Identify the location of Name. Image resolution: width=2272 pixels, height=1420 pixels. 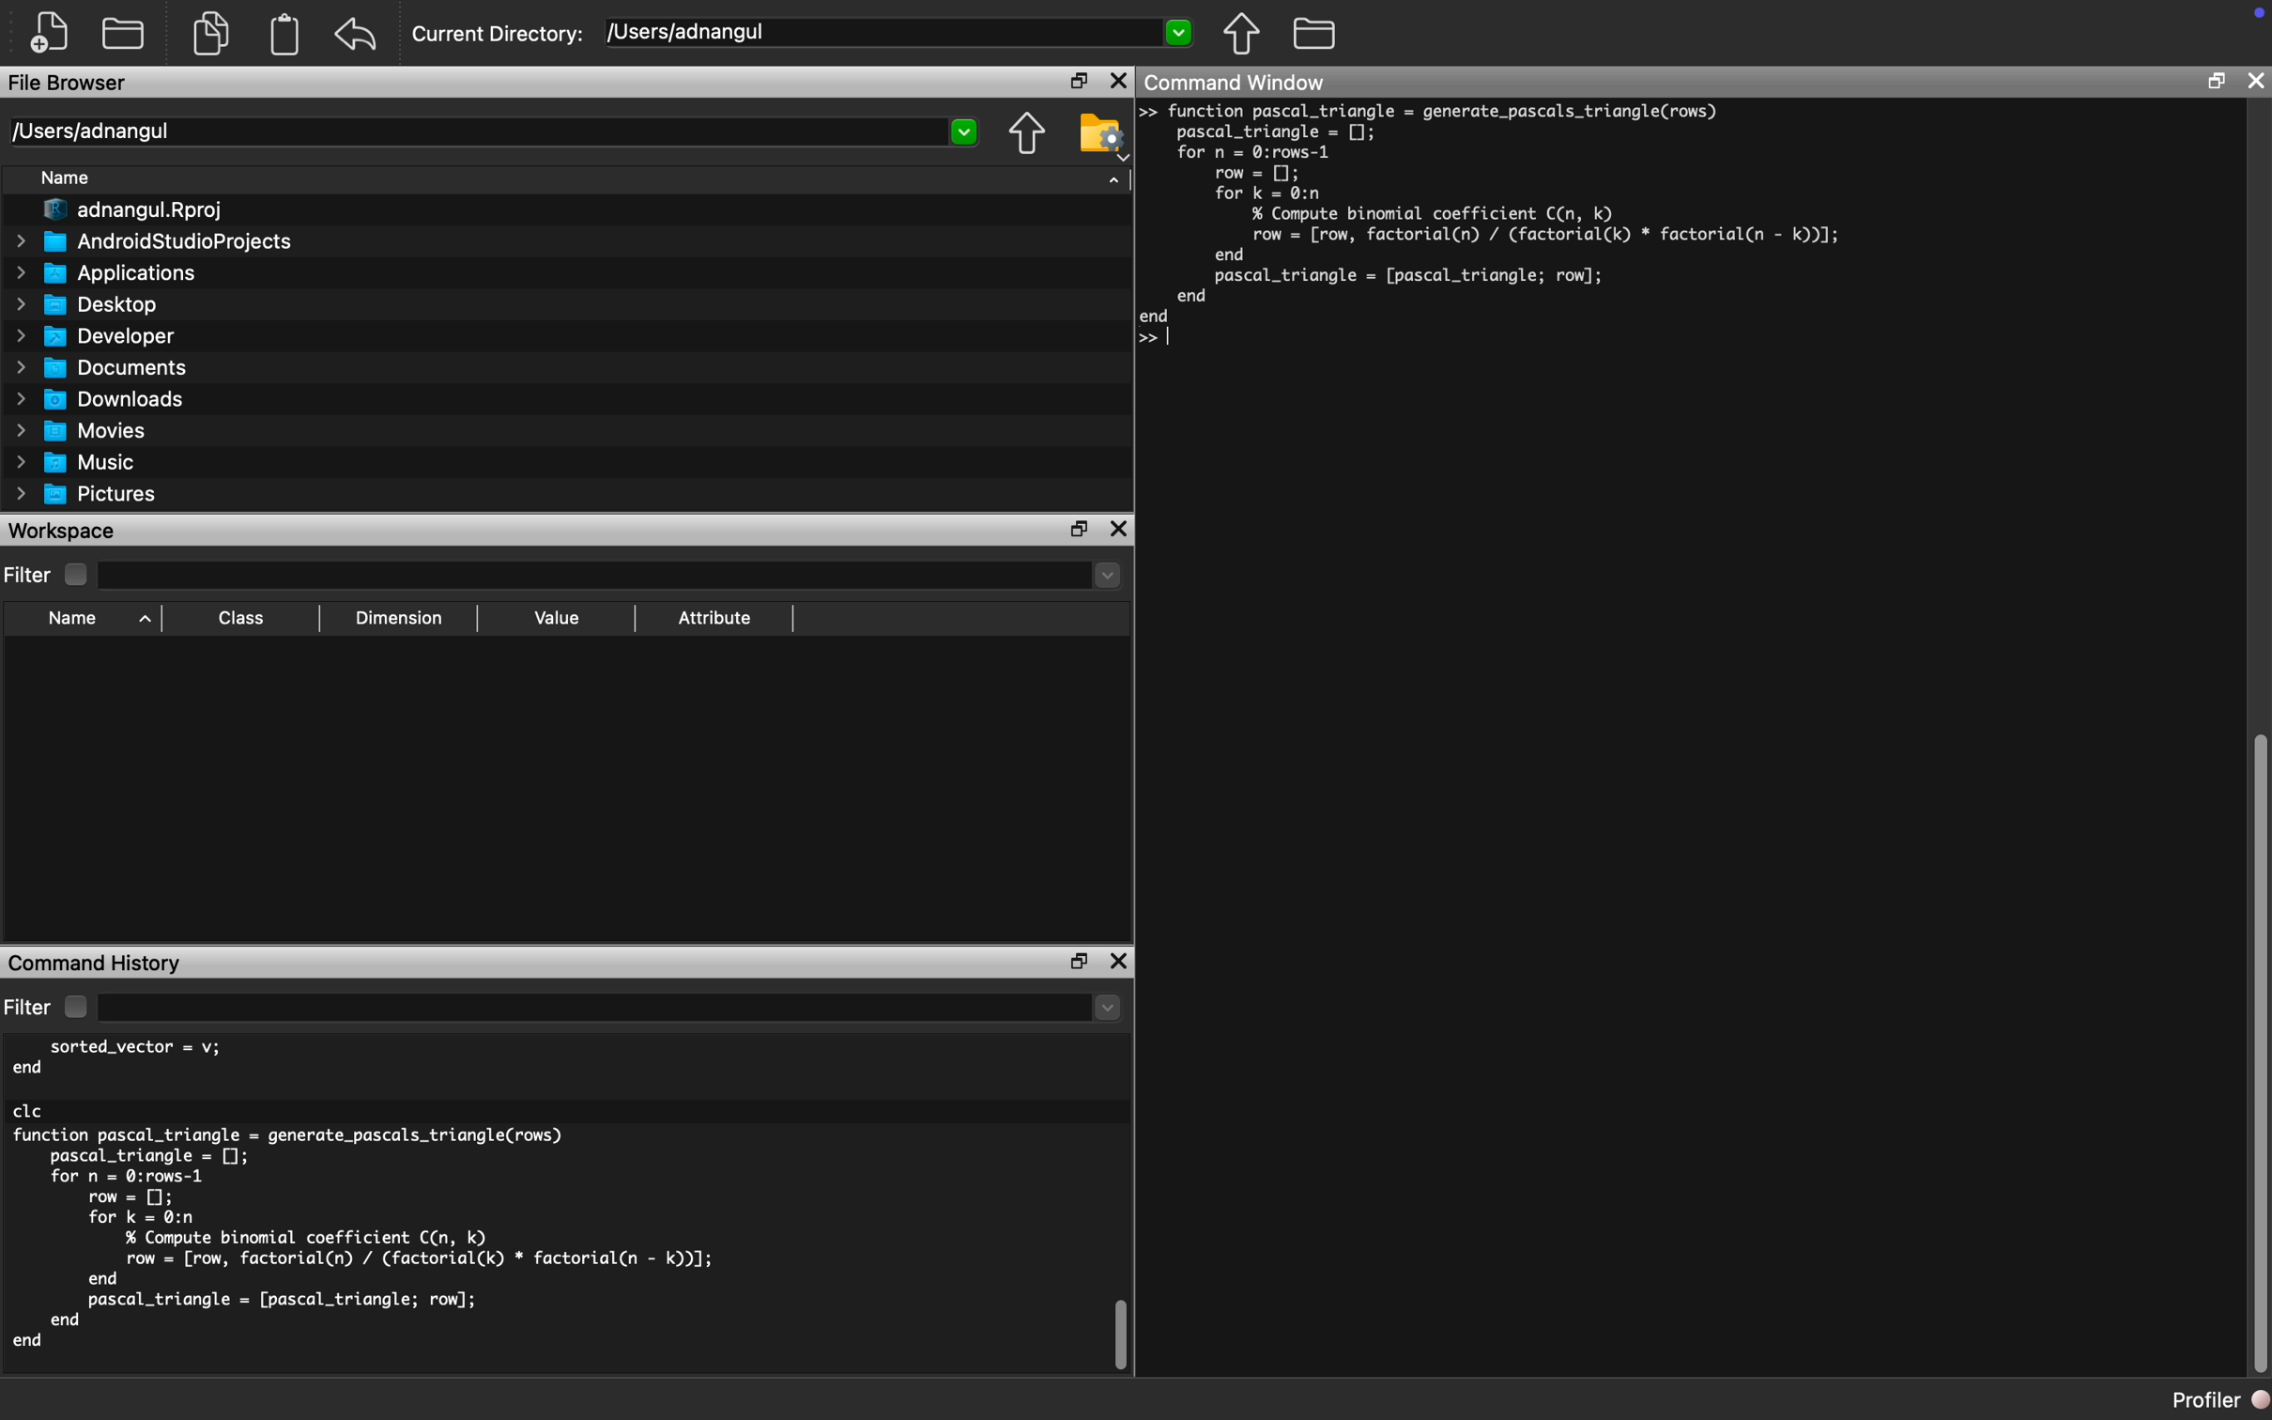
(64, 178).